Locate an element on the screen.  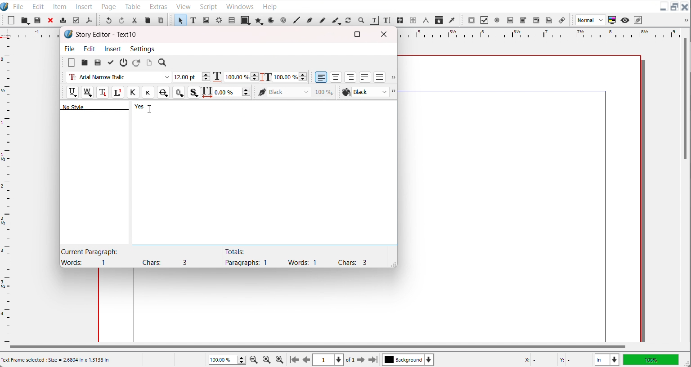
Edit is located at coordinates (37, 6).